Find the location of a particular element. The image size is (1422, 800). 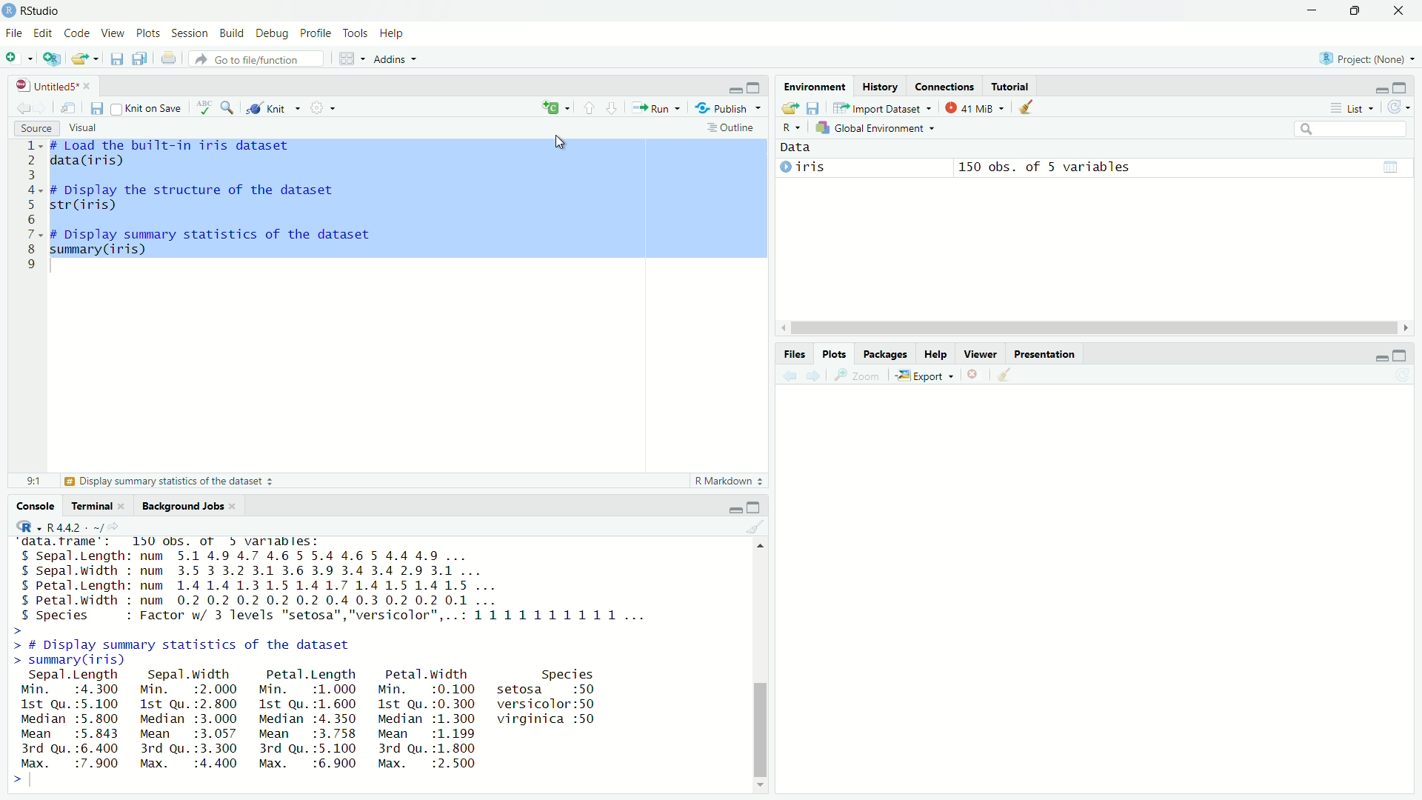

Background Jobs is located at coordinates (190, 507).